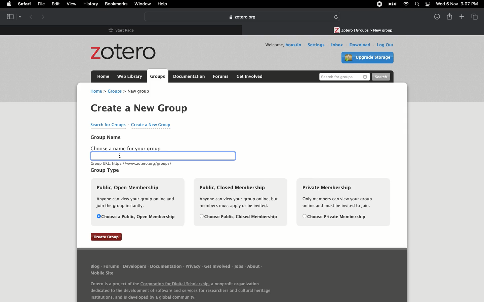 This screenshot has width=484, height=302. What do you see at coordinates (125, 52) in the screenshot?
I see `Zotero` at bounding box center [125, 52].